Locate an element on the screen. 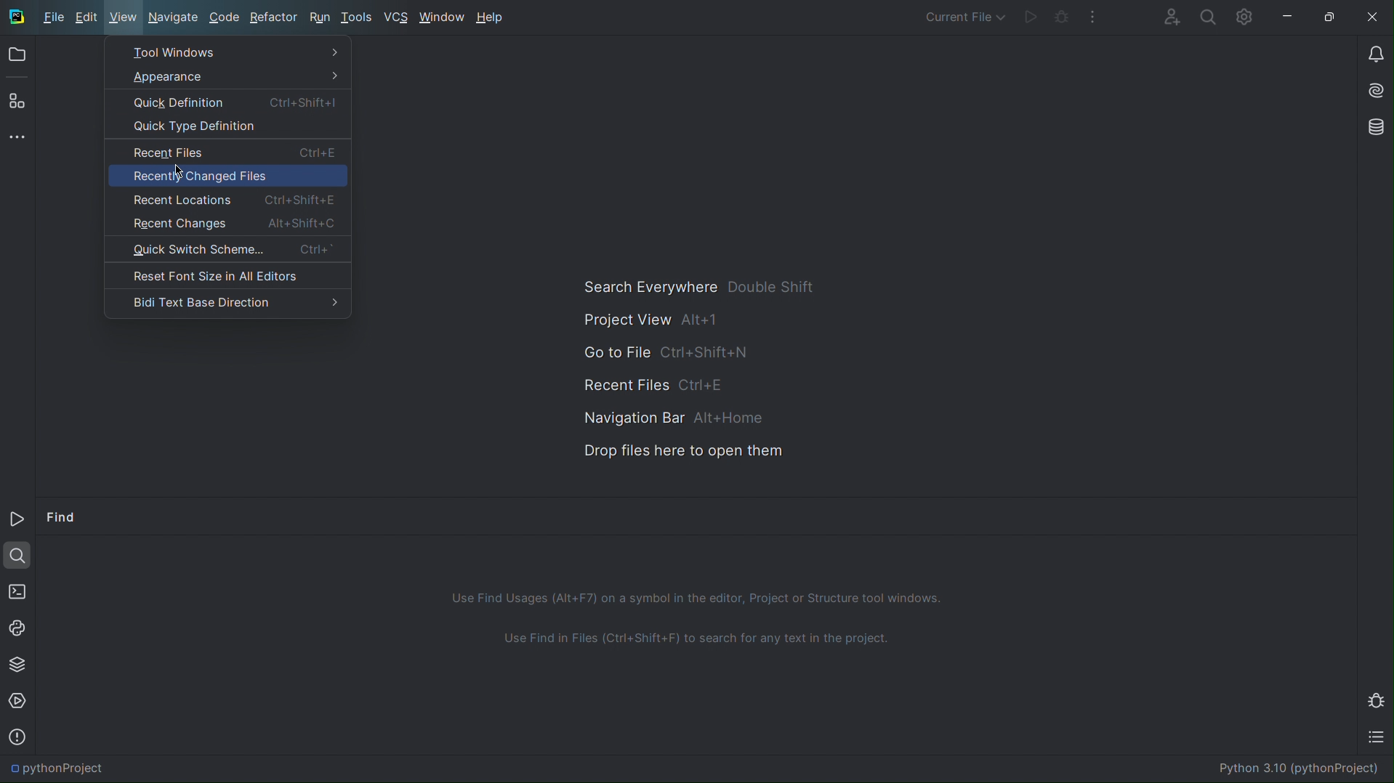 The image size is (1394, 783). View is located at coordinates (124, 18).